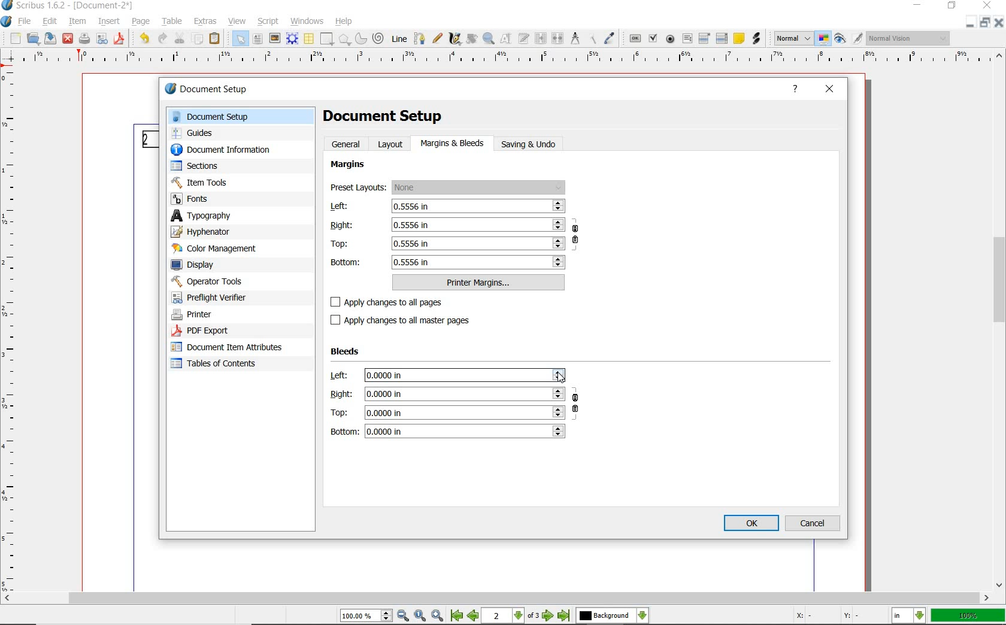  I want to click on rotate item, so click(471, 38).